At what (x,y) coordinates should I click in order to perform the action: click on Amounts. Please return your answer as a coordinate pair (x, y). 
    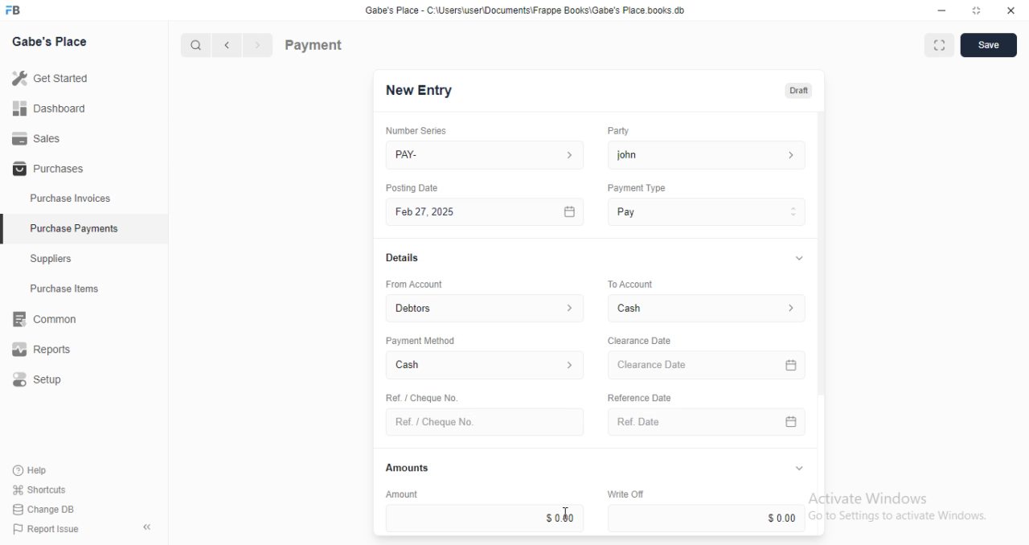
    Looking at the image, I should click on (404, 468).